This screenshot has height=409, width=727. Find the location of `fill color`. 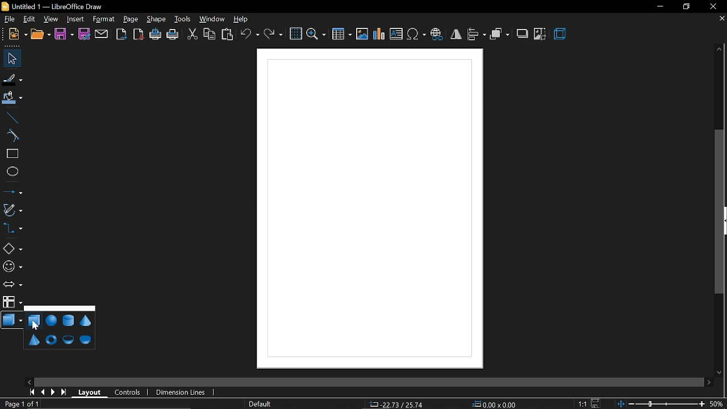

fill color is located at coordinates (12, 99).